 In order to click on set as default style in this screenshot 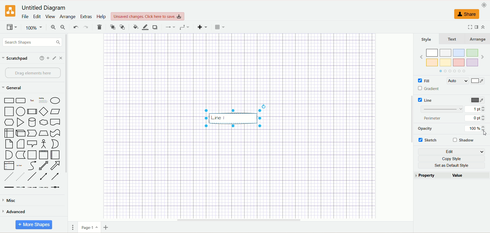, I will do `click(451, 165)`.